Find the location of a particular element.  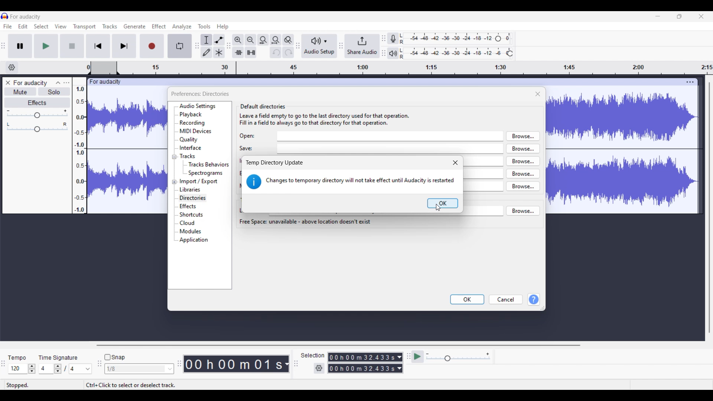

Pause is located at coordinates (20, 46).